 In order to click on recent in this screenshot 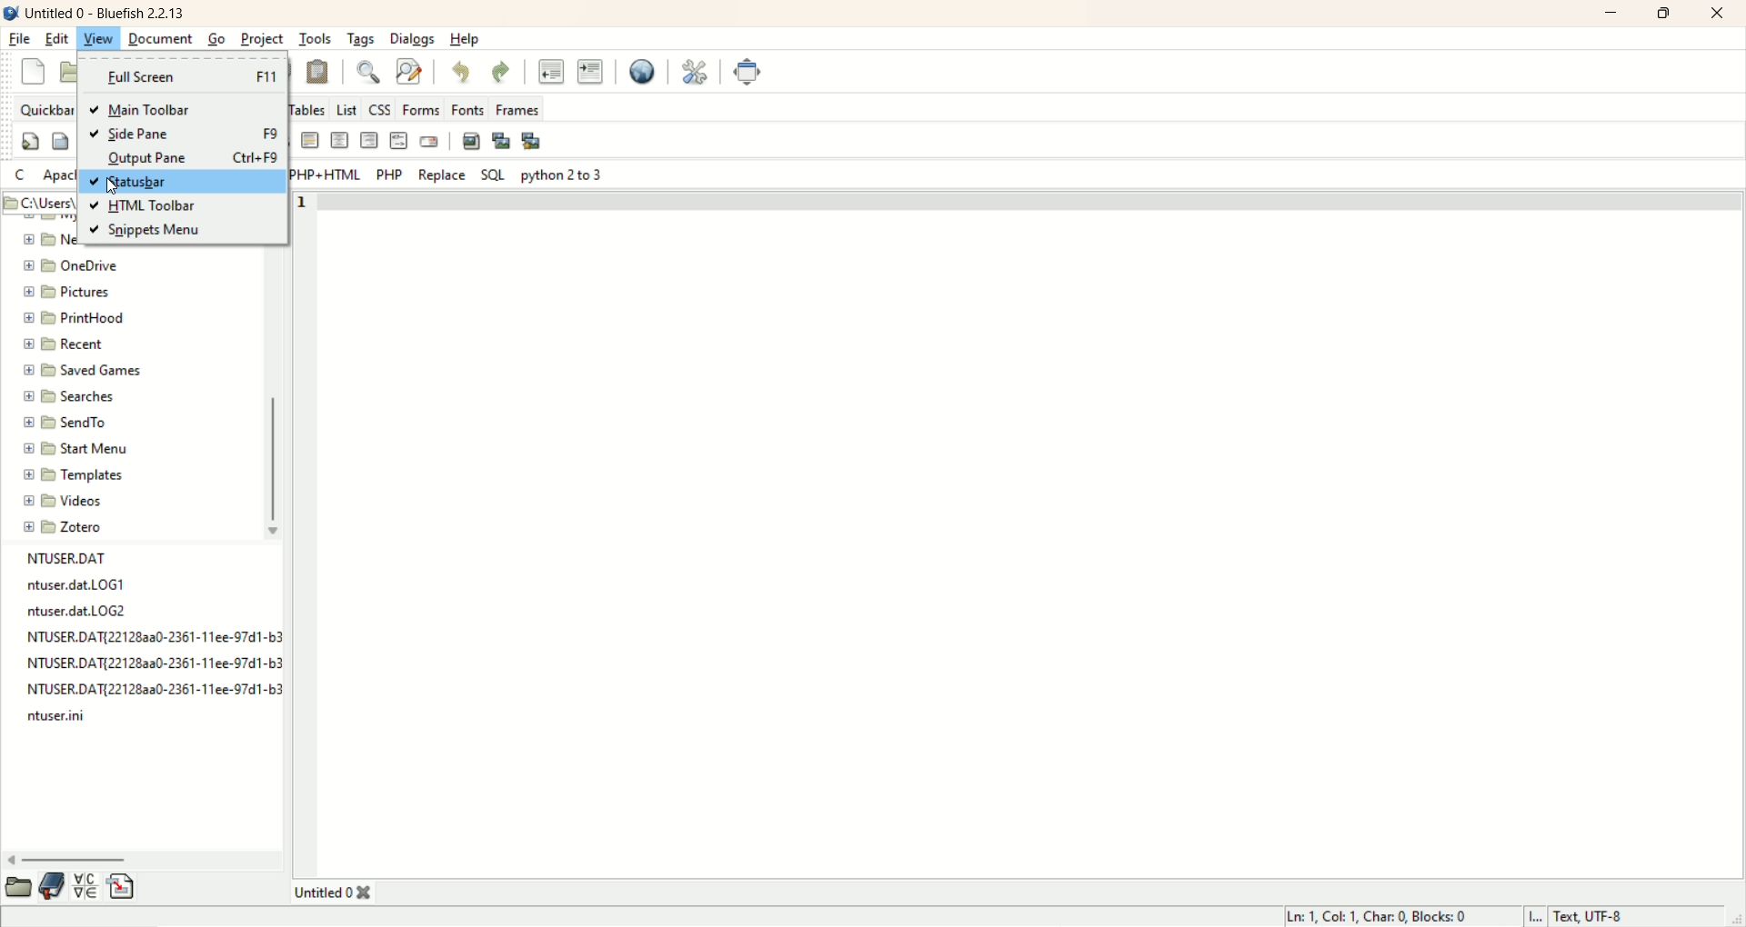, I will do `click(65, 346)`.